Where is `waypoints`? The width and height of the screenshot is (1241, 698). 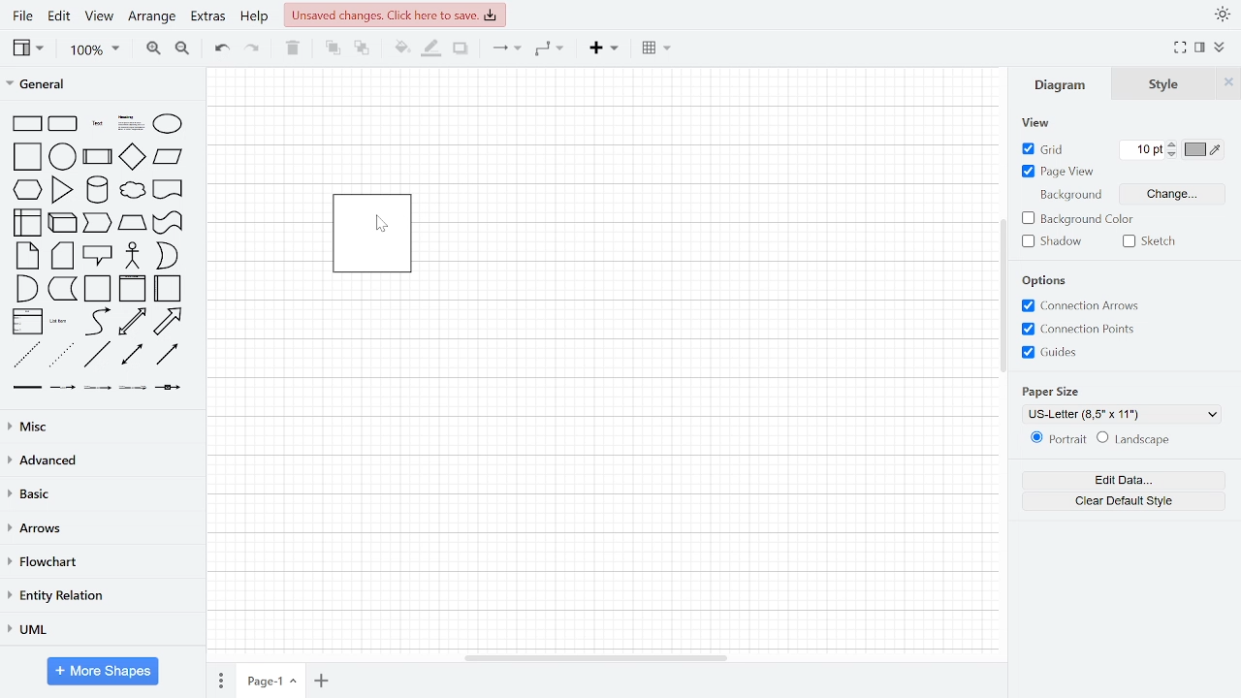
waypoints is located at coordinates (552, 49).